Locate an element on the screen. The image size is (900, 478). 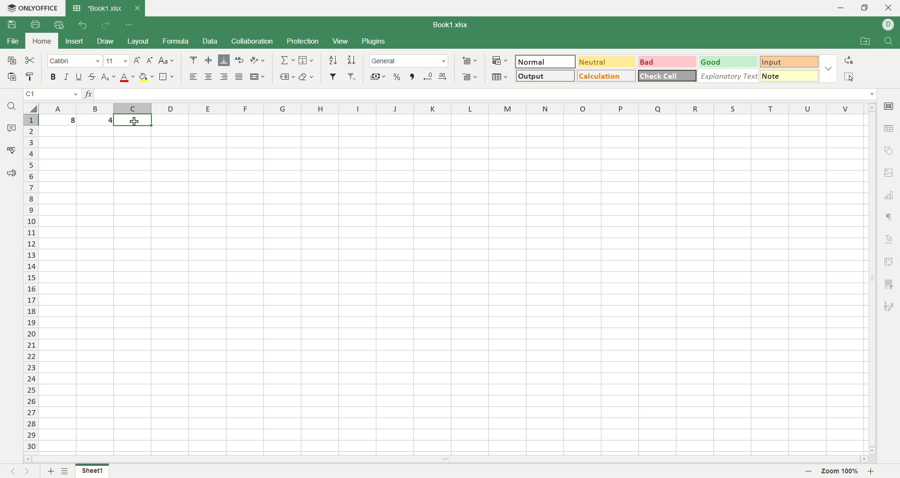
draw is located at coordinates (105, 41).